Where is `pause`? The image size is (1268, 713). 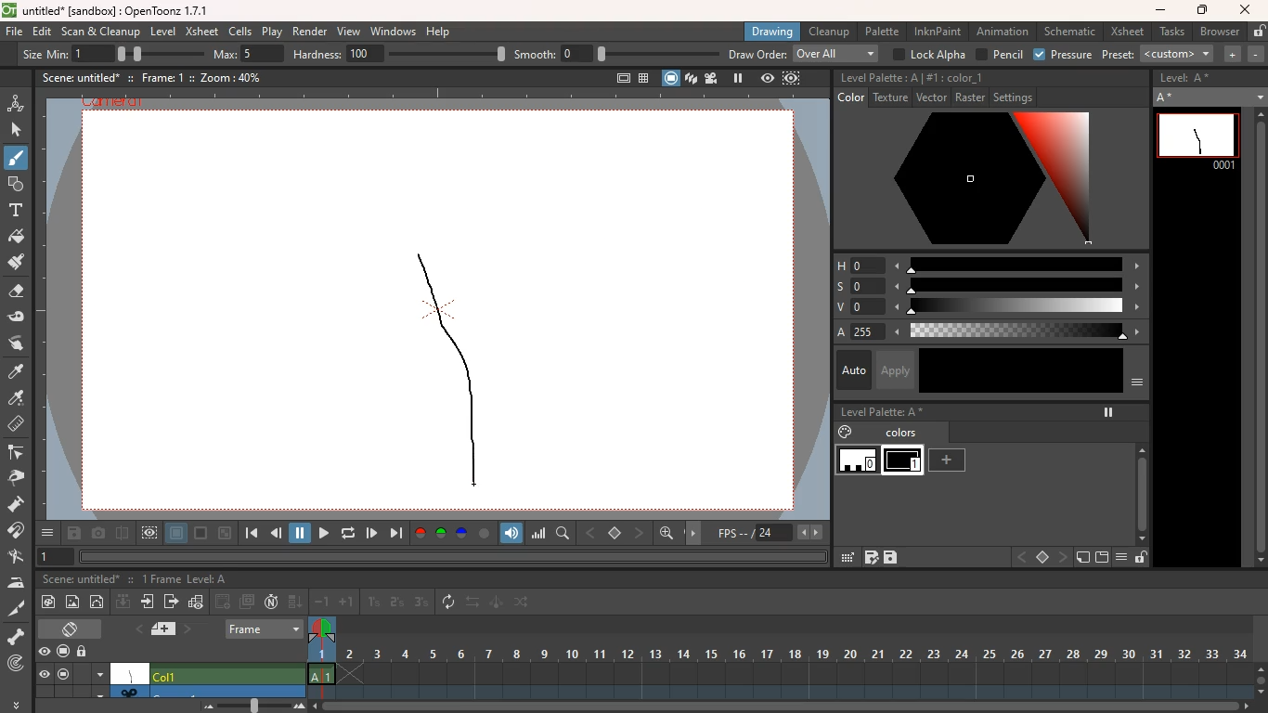 pause is located at coordinates (301, 532).